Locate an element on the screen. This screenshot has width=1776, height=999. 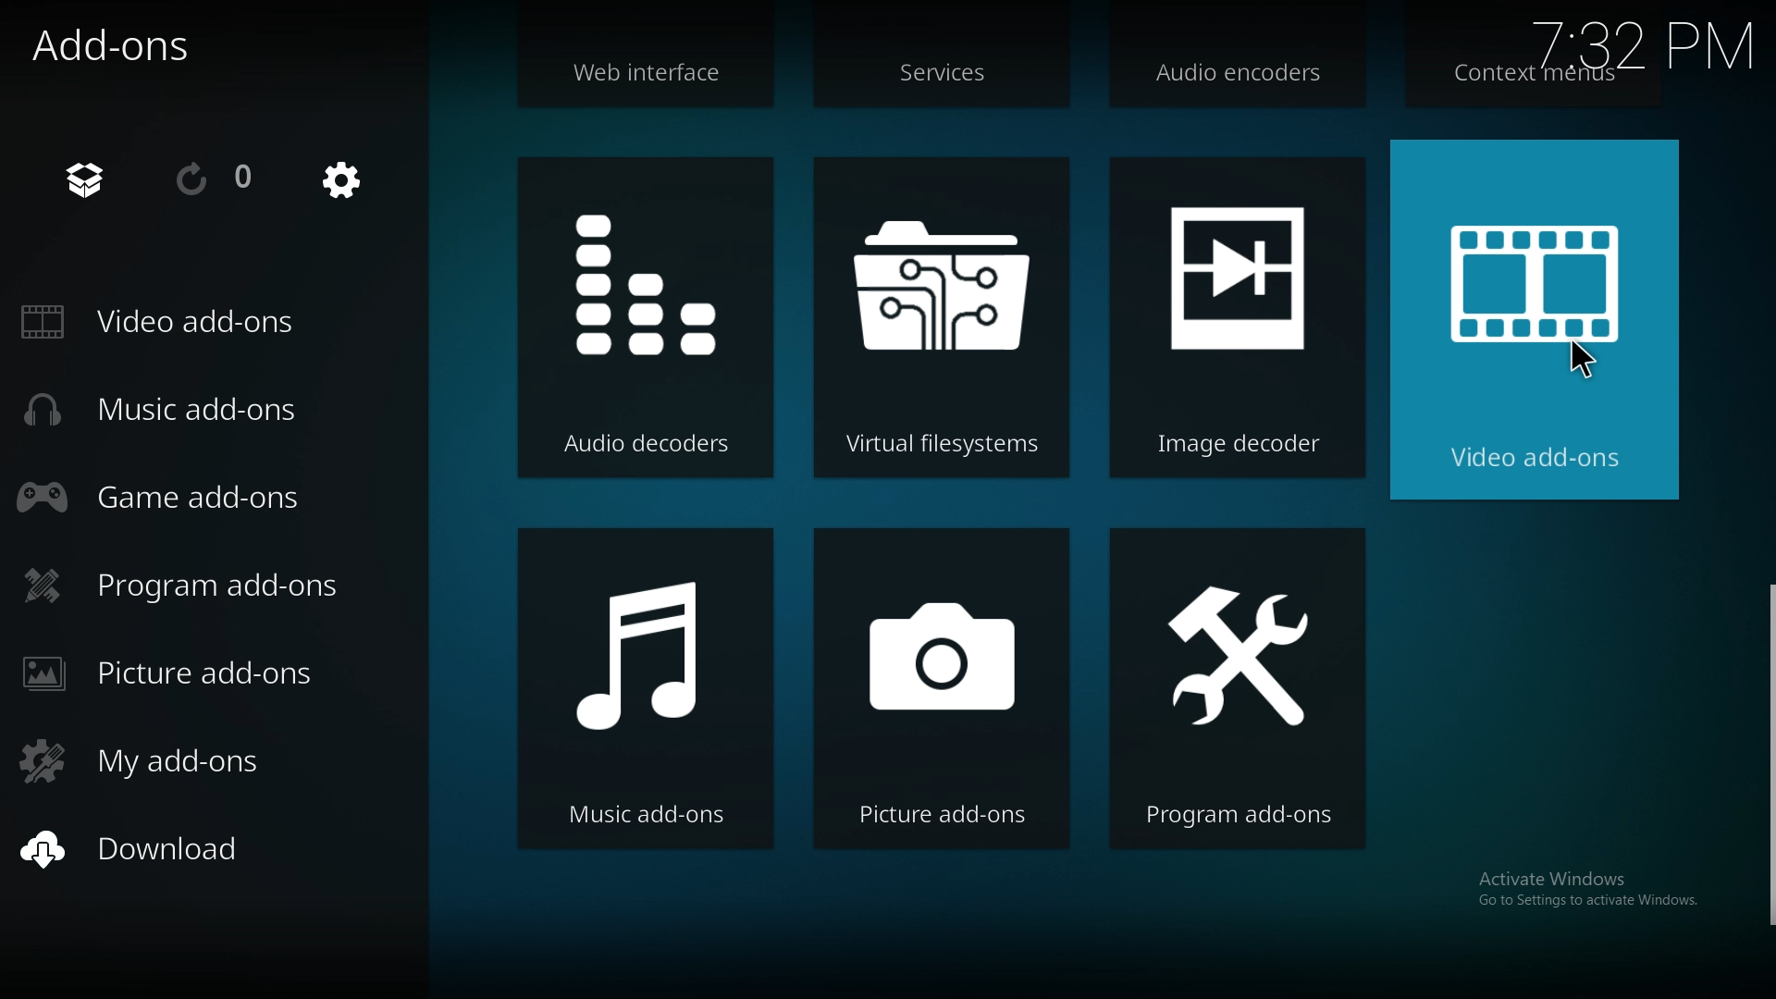
services is located at coordinates (944, 77).